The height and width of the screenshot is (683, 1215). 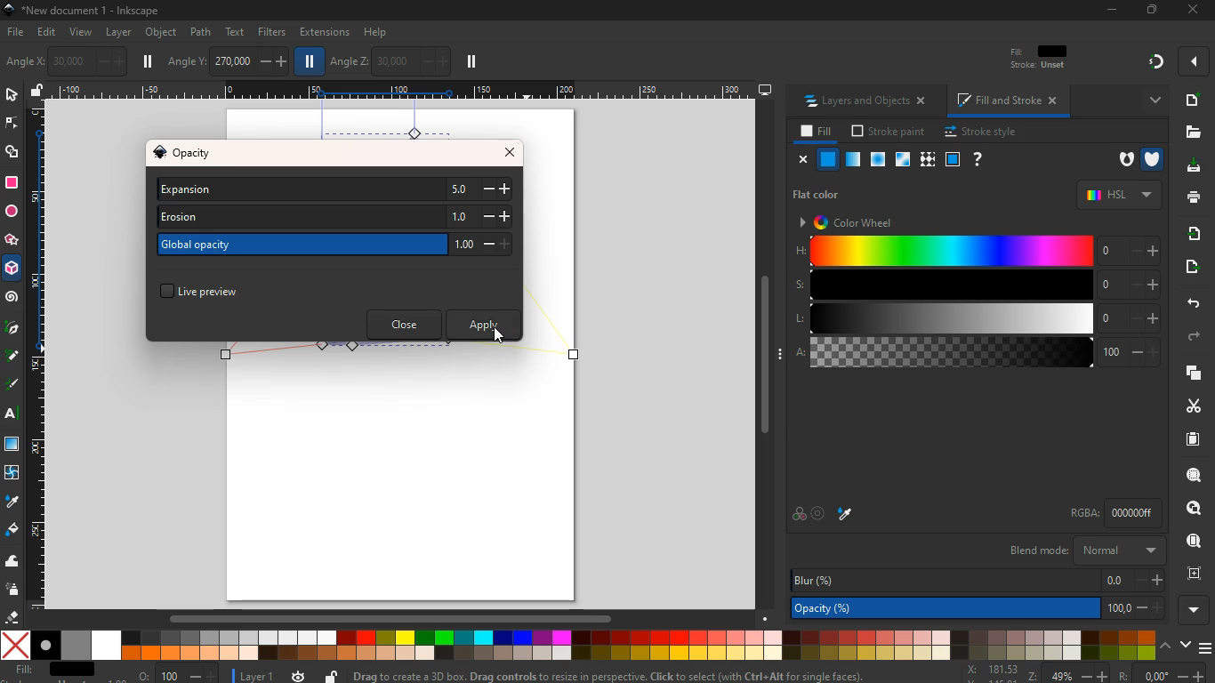 I want to click on color, so click(x=798, y=516).